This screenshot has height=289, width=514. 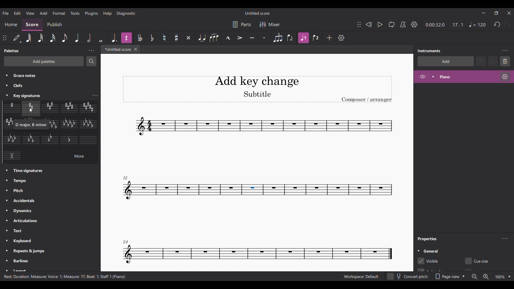 What do you see at coordinates (493, 61) in the screenshot?
I see `Move down` at bounding box center [493, 61].